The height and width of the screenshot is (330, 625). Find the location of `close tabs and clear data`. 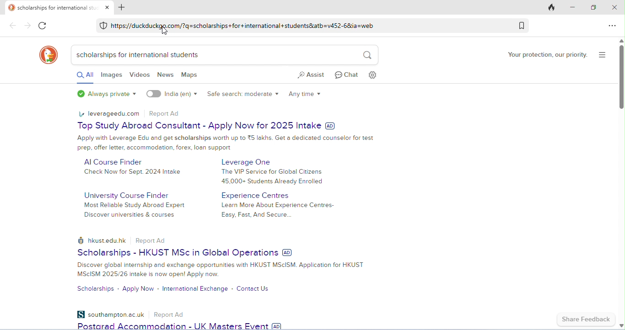

close tabs and clear data is located at coordinates (551, 8).